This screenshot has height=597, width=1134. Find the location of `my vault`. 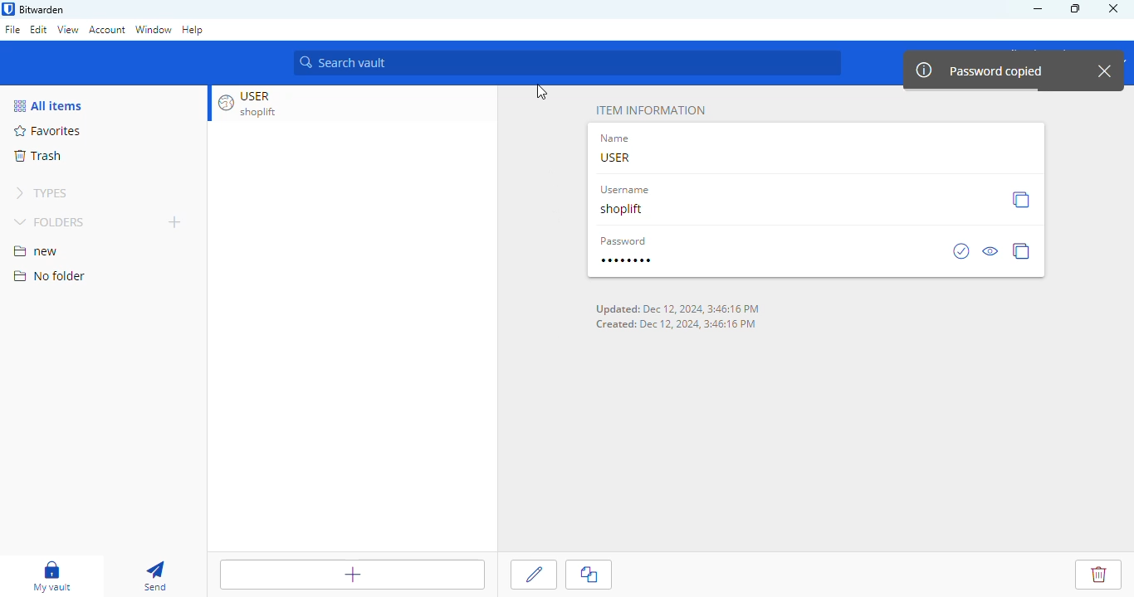

my vault is located at coordinates (51, 576).